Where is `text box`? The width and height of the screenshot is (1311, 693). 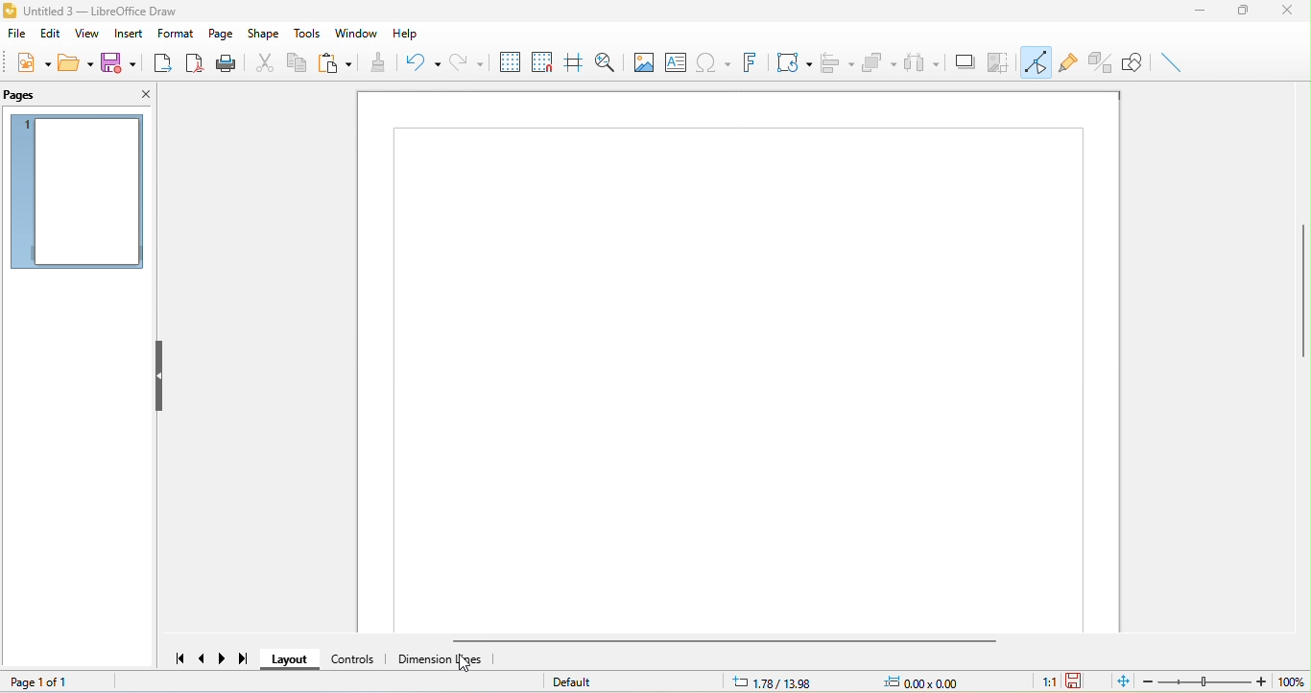
text box is located at coordinates (674, 62).